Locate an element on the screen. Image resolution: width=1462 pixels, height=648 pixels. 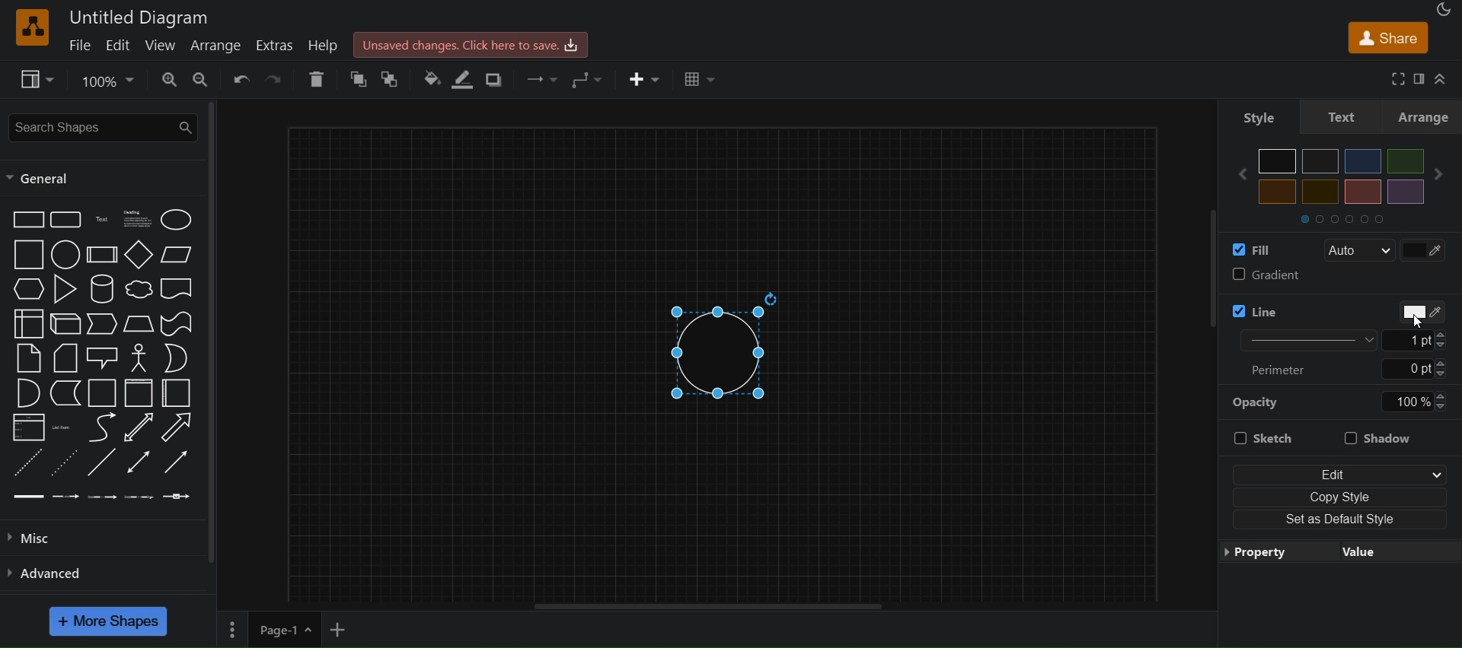
undo is located at coordinates (243, 78).